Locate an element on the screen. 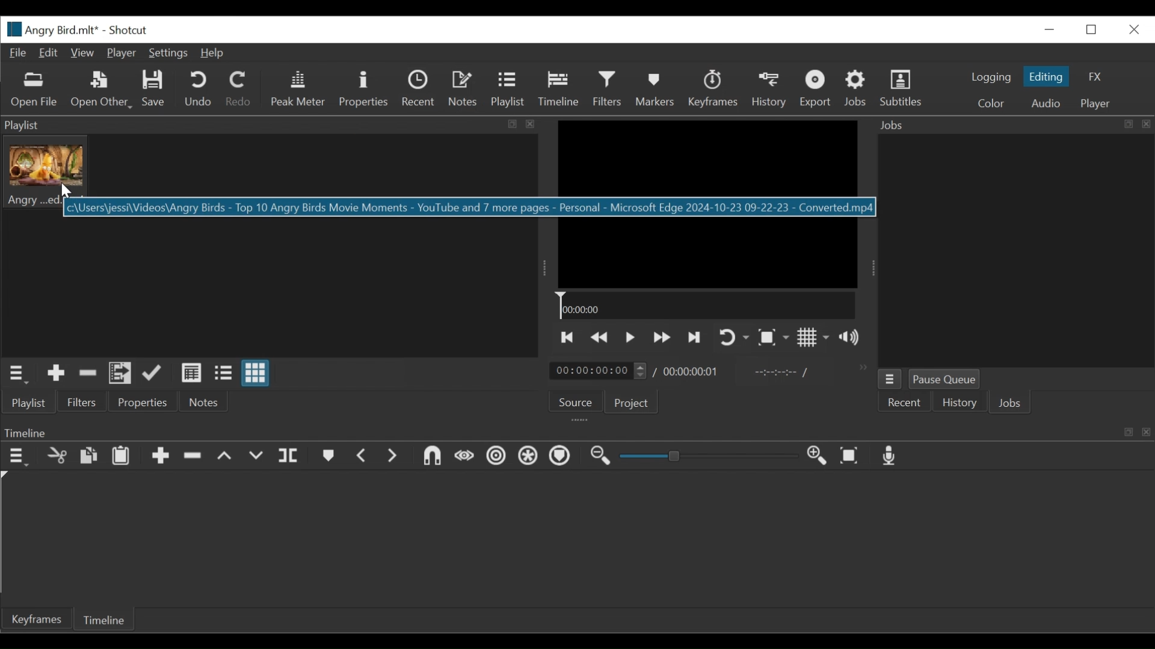 The width and height of the screenshot is (1155, 649). Next Marker is located at coordinates (394, 456).